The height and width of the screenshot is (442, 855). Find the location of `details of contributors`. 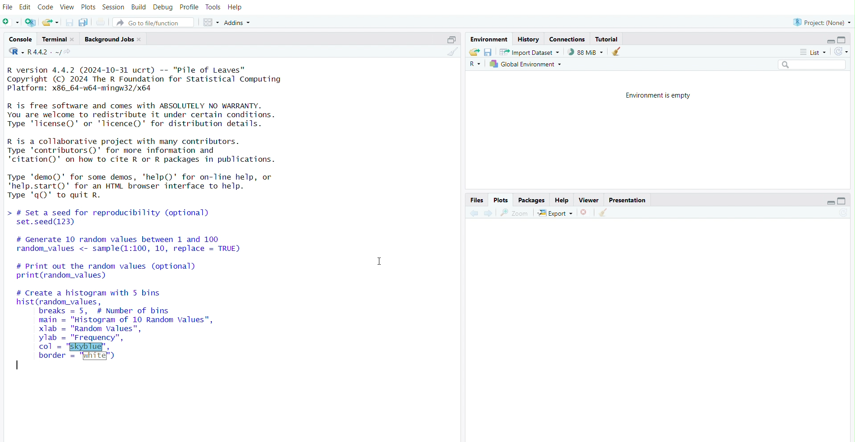

details of contributors is located at coordinates (163, 150).